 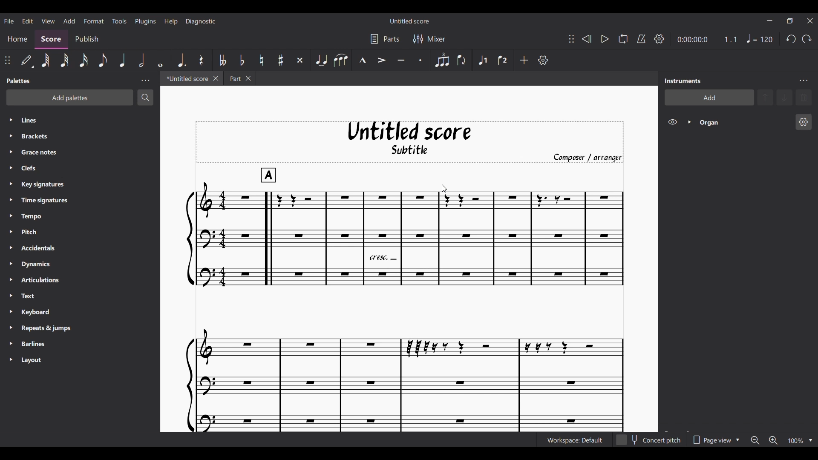 What do you see at coordinates (19, 80) in the screenshot?
I see `Panel title` at bounding box center [19, 80].